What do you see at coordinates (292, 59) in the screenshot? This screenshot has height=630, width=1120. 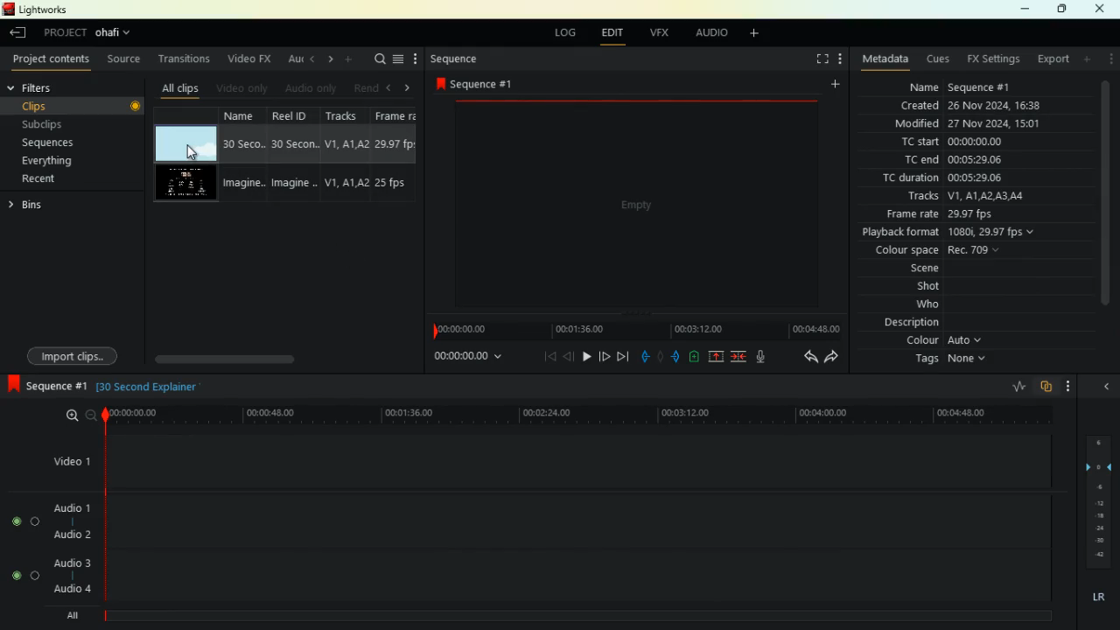 I see `au` at bounding box center [292, 59].